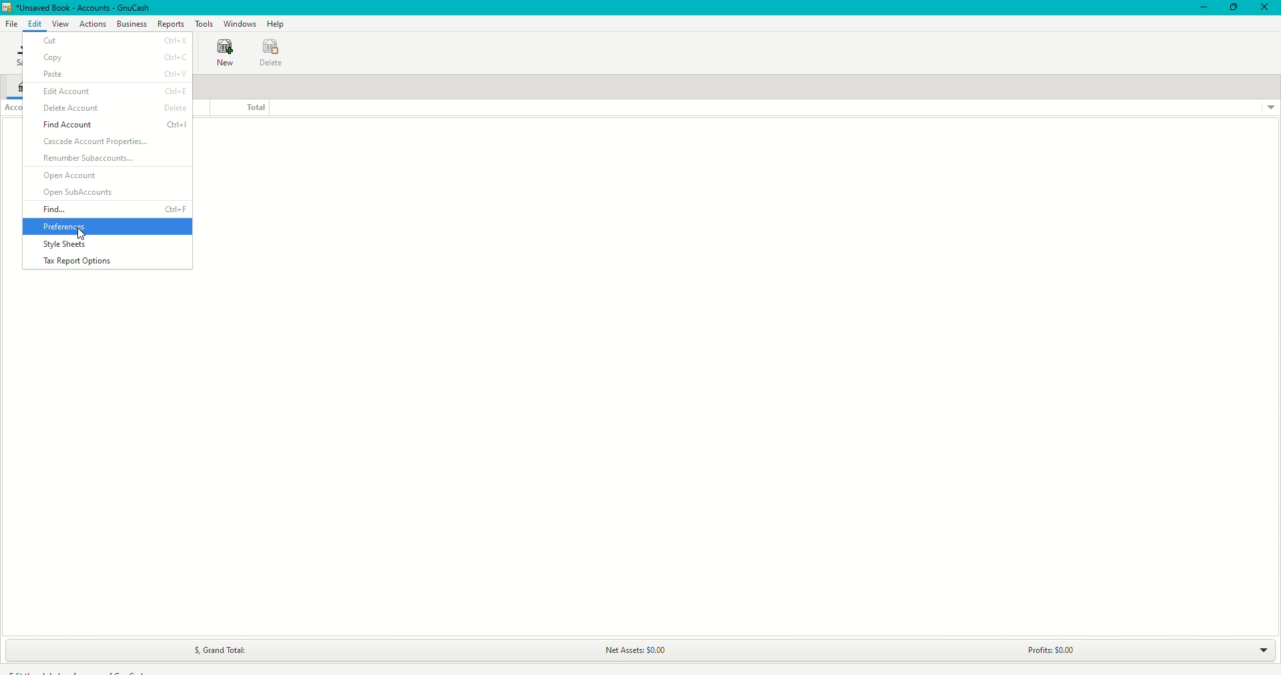 Image resolution: width=1281 pixels, height=675 pixels. I want to click on Restore, so click(1232, 7).